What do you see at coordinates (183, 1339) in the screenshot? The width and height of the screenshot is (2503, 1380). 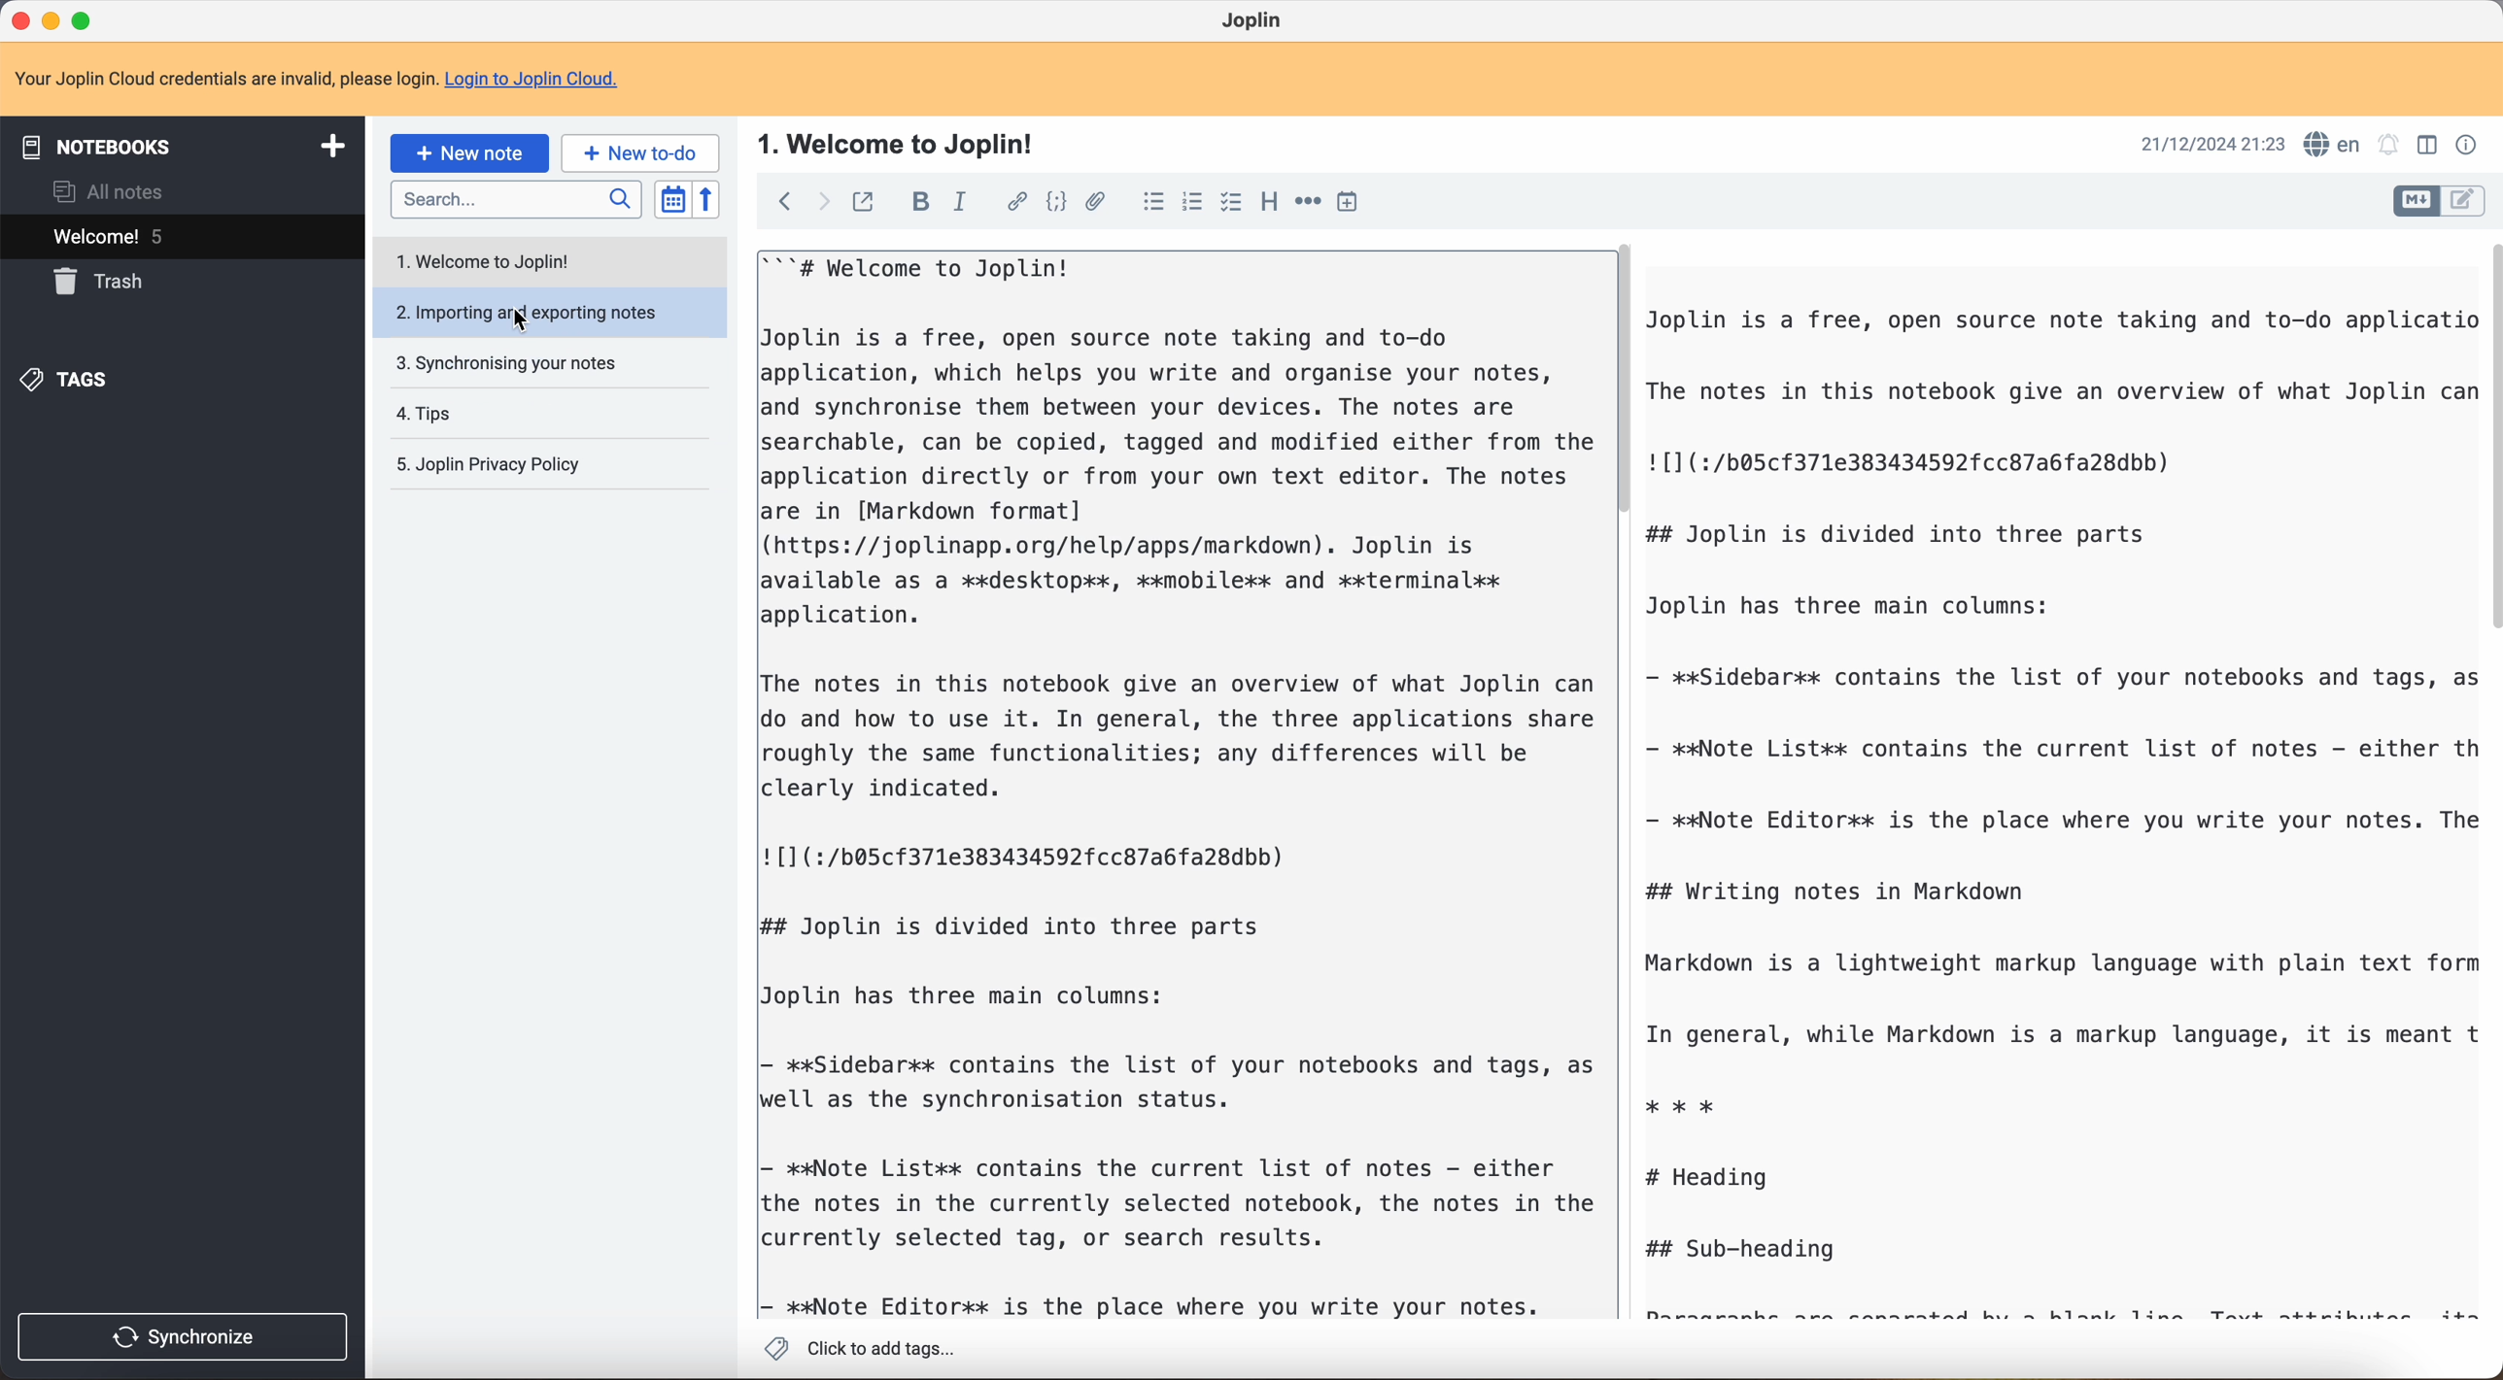 I see `synchronize` at bounding box center [183, 1339].